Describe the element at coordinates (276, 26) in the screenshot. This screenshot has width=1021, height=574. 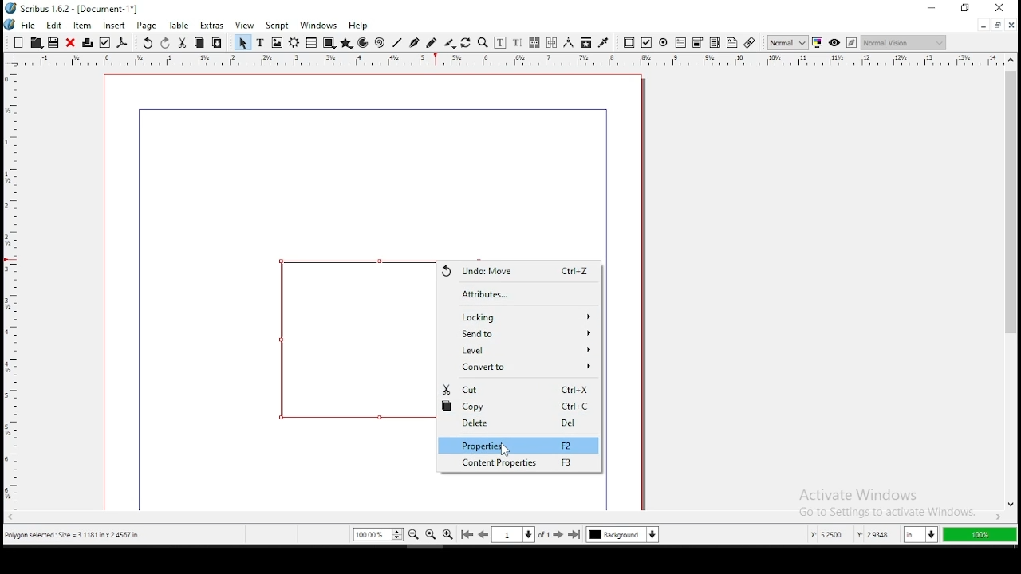
I see `script` at that location.